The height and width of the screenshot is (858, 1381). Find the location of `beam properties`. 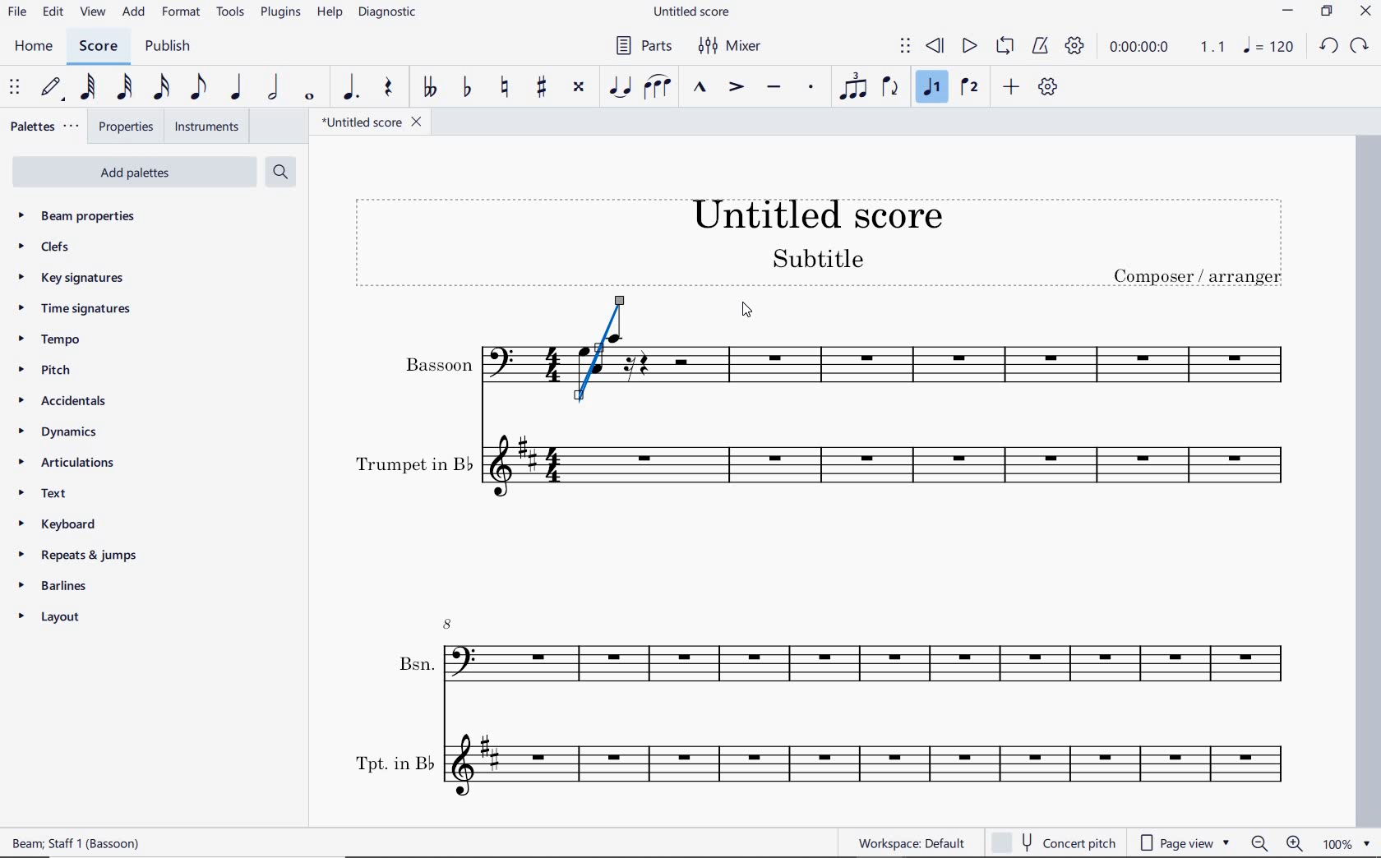

beam properties is located at coordinates (87, 215).